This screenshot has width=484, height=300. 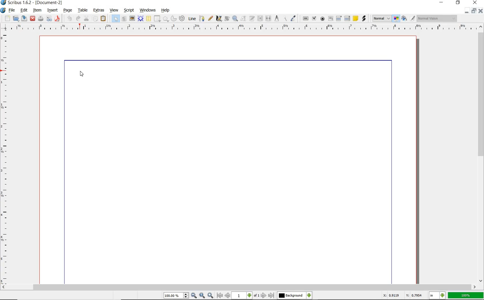 I want to click on X: 0.9119 Y: 0.7954, so click(x=403, y=295).